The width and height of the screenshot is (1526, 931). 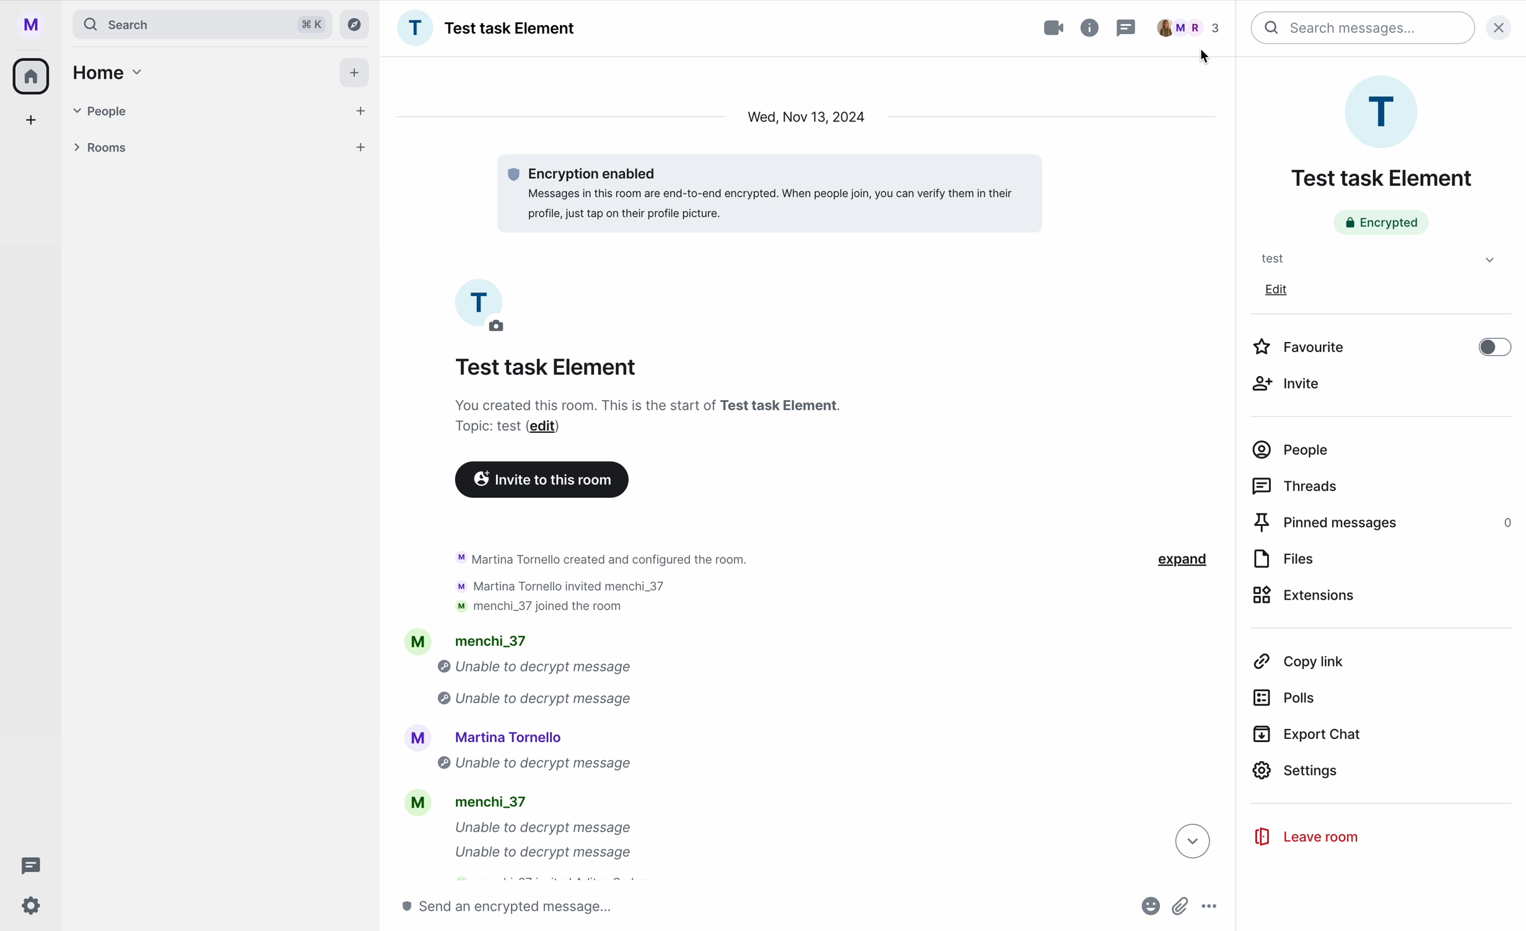 What do you see at coordinates (1385, 111) in the screenshot?
I see `profile room picture` at bounding box center [1385, 111].